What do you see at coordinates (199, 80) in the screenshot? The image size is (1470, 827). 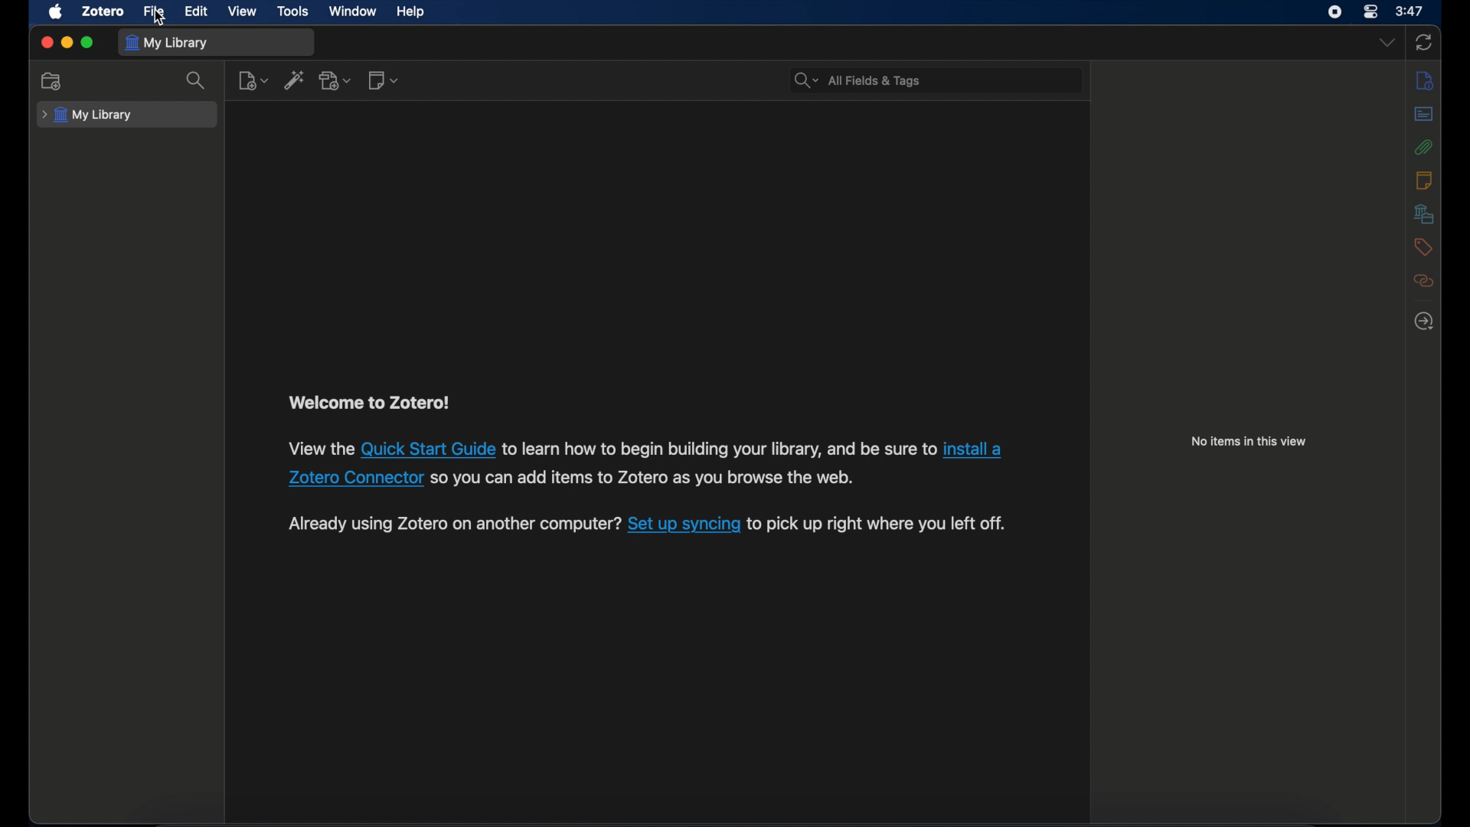 I see `search` at bounding box center [199, 80].